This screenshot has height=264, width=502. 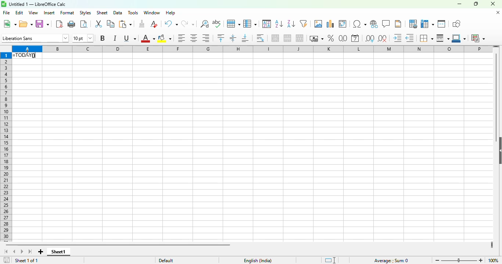 I want to click on insert hyperlink, so click(x=374, y=24).